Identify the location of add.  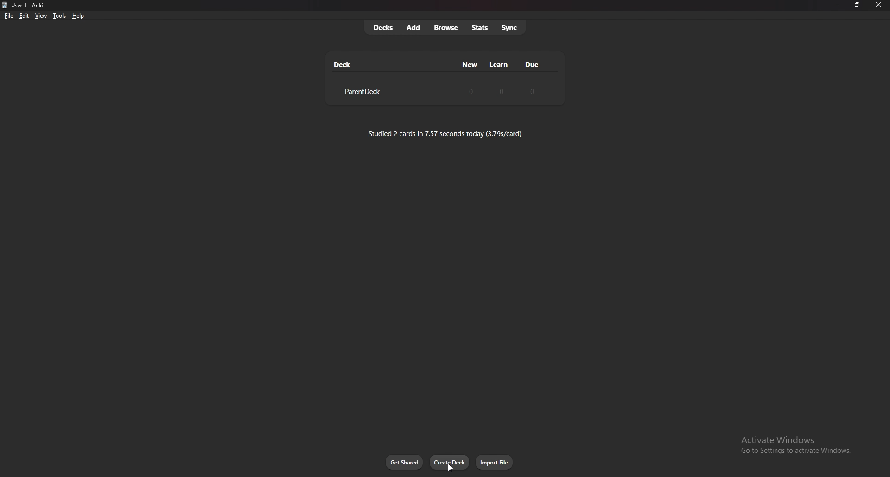
(414, 27).